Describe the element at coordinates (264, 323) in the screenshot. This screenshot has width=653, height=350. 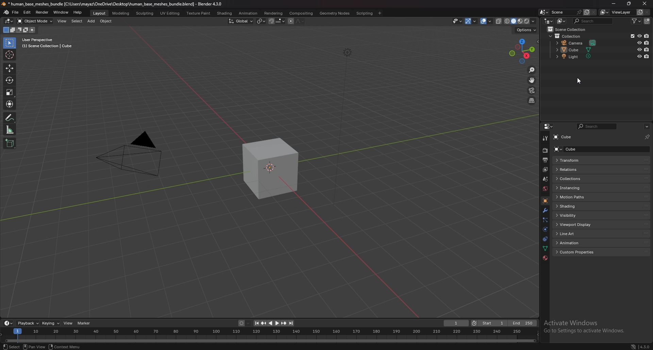
I see `jump to keyframe` at that location.